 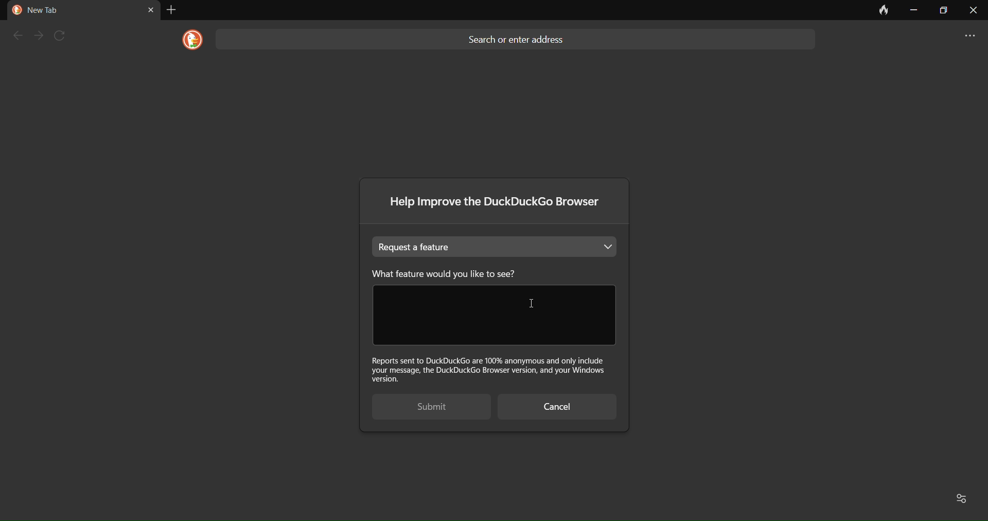 I want to click on close, so click(x=973, y=13).